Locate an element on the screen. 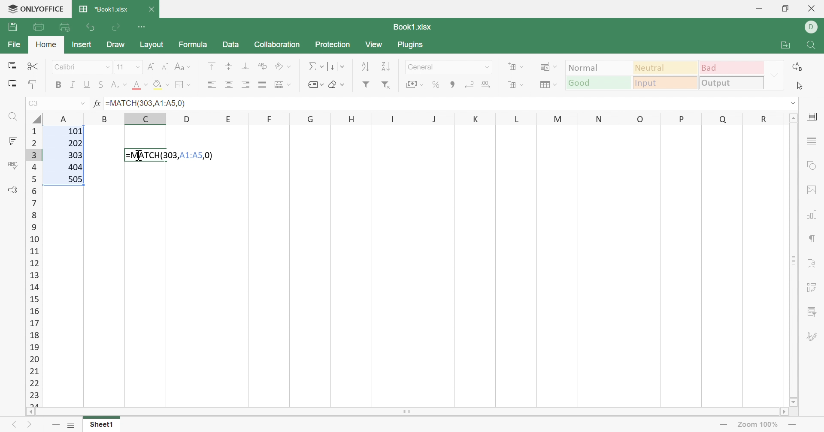 This screenshot has width=824, height=432. Scroll Bar settings is located at coordinates (794, 259).